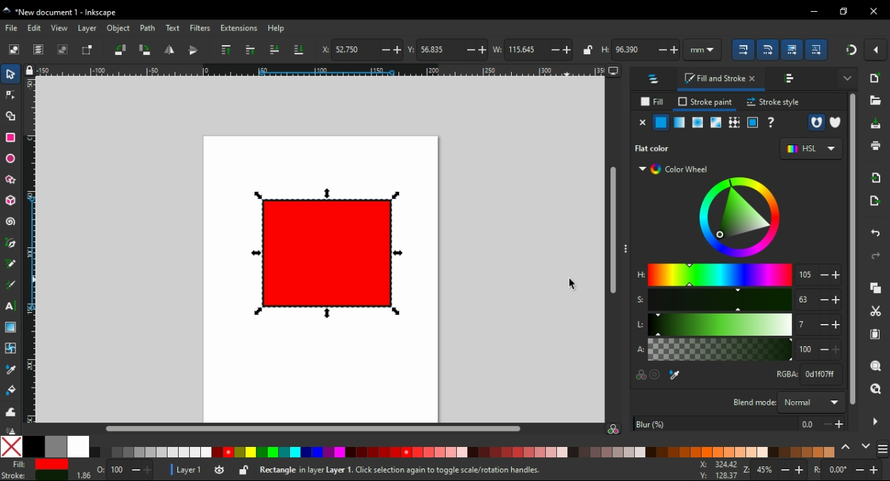 This screenshot has width=890, height=481. I want to click on scroll bar, so click(610, 232).